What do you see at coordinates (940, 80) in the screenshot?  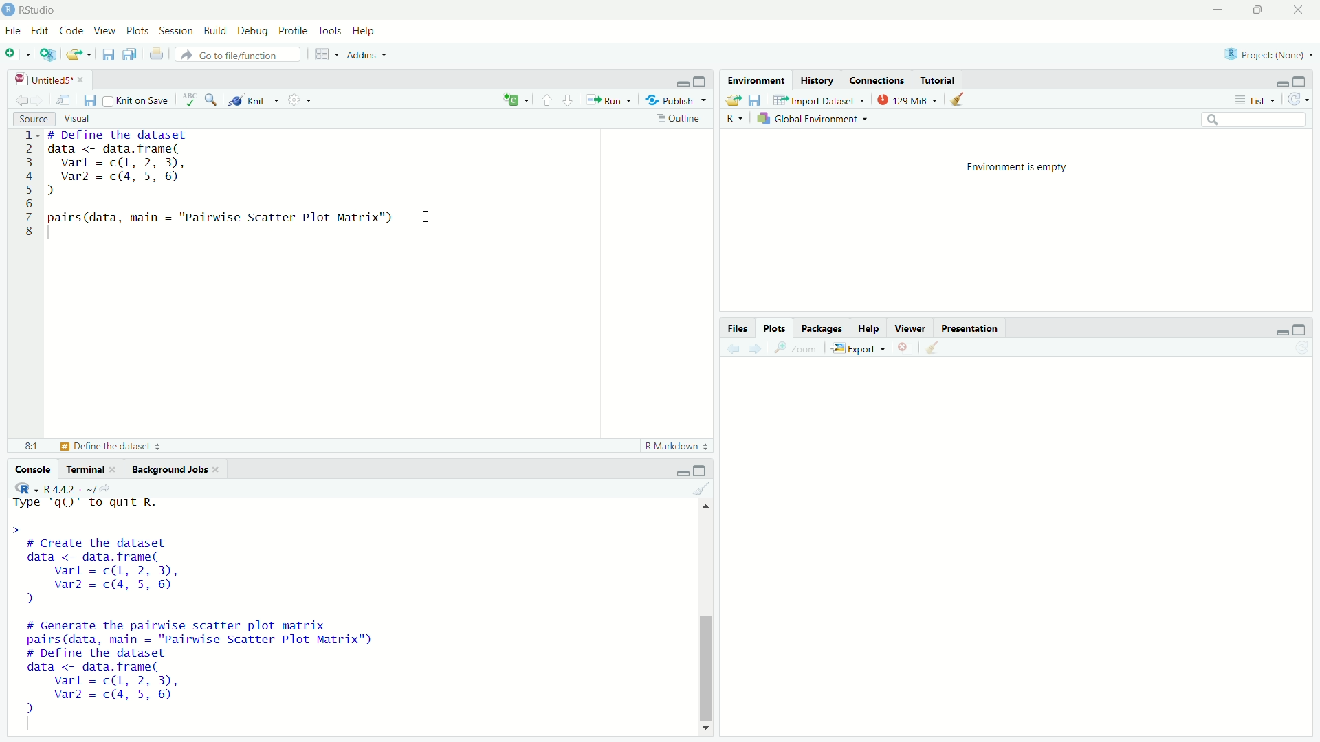 I see `Tutorial` at bounding box center [940, 80].